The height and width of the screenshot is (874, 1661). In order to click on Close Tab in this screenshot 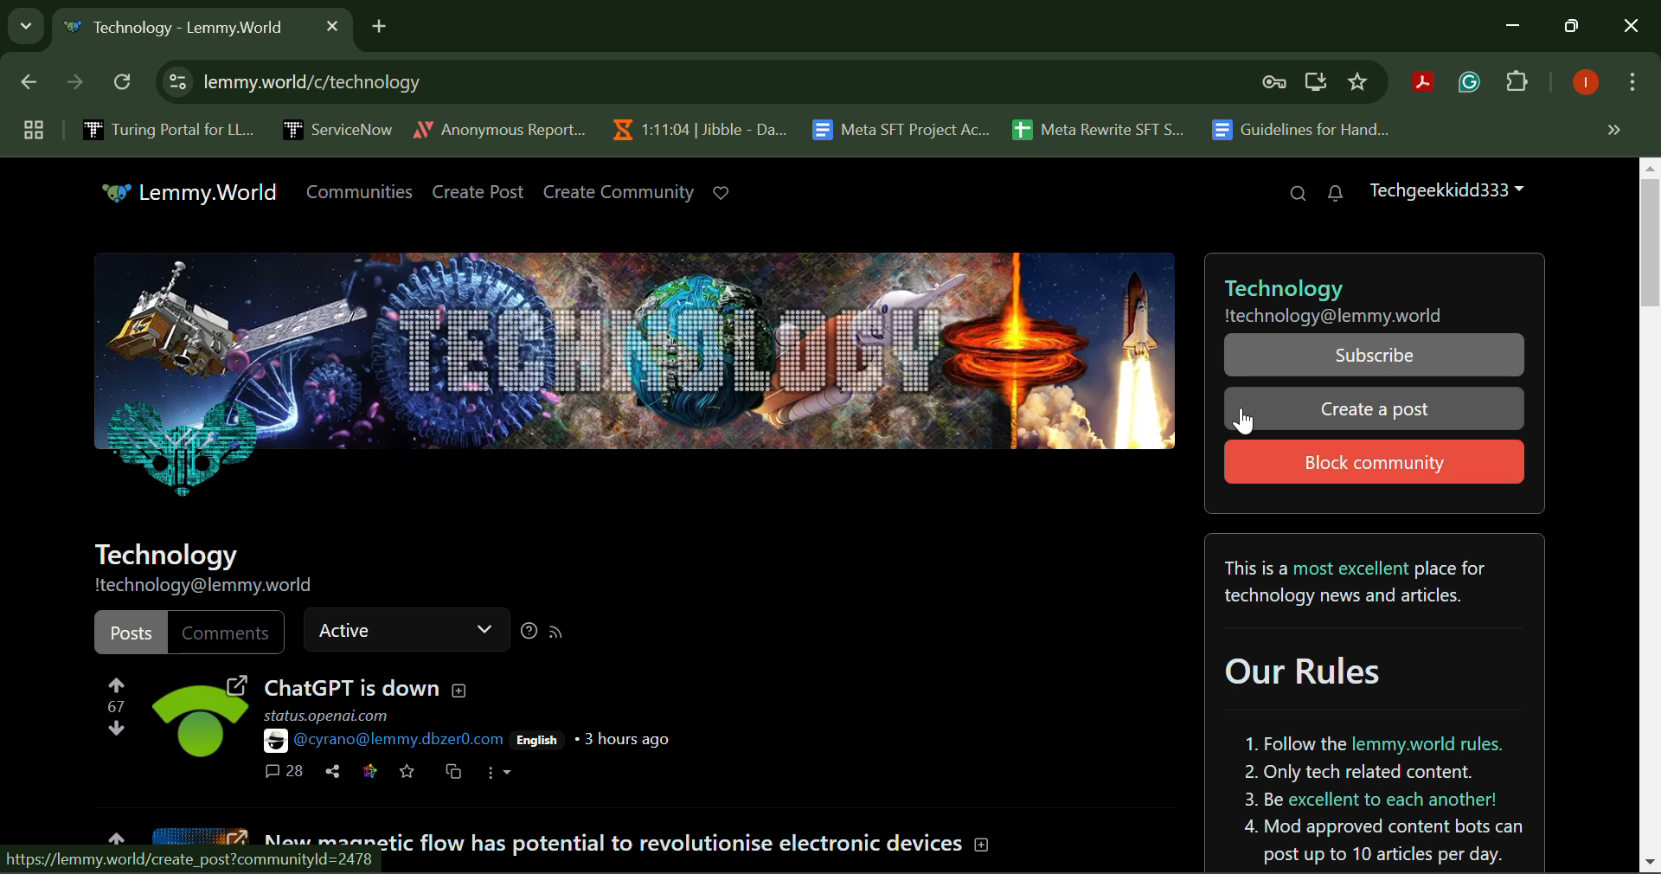, I will do `click(332, 25)`.